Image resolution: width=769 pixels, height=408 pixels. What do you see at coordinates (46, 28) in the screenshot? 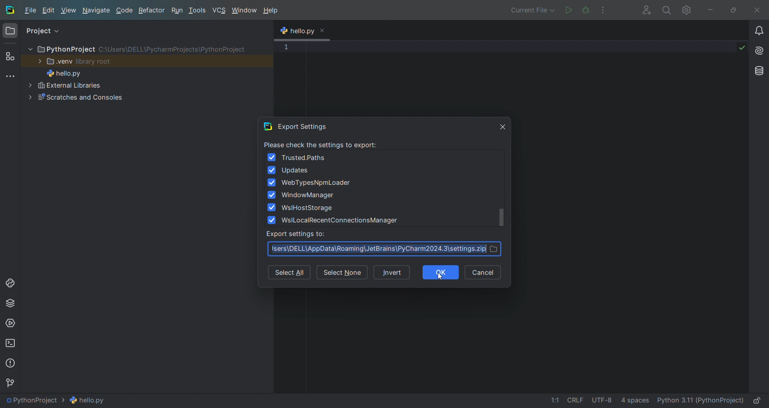
I see `project view` at bounding box center [46, 28].